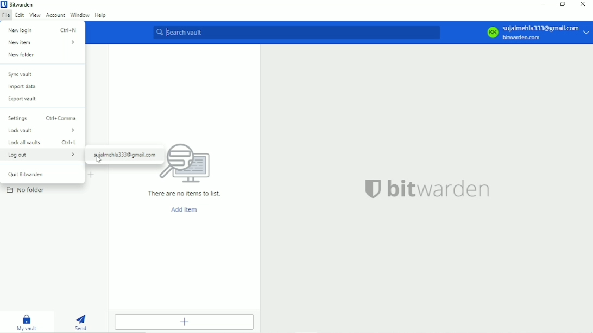 This screenshot has width=593, height=333. I want to click on Syne vault, so click(21, 74).